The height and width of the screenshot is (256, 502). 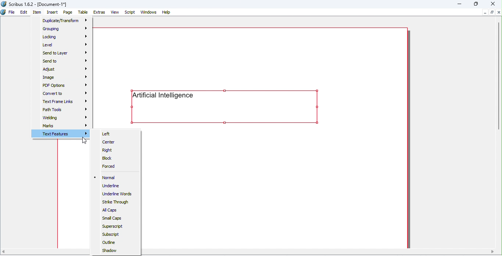 What do you see at coordinates (110, 165) in the screenshot?
I see `Forced` at bounding box center [110, 165].